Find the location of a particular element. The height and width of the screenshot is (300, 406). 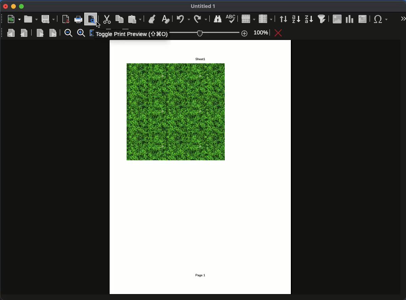

paste is located at coordinates (135, 19).